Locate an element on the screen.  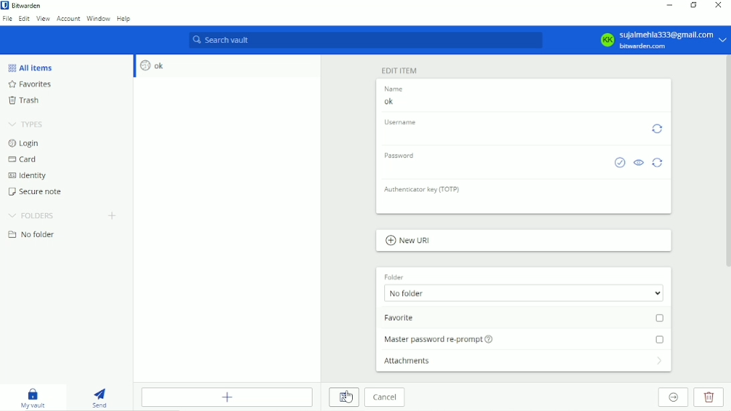
My vault is located at coordinates (35, 397).